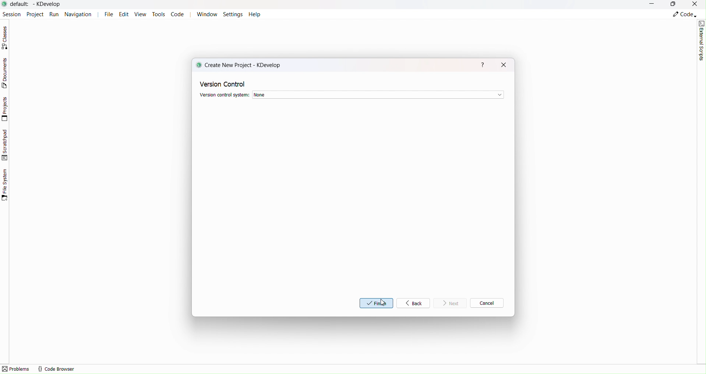 This screenshot has height=374, width=706. I want to click on file name and application name, so click(38, 4).